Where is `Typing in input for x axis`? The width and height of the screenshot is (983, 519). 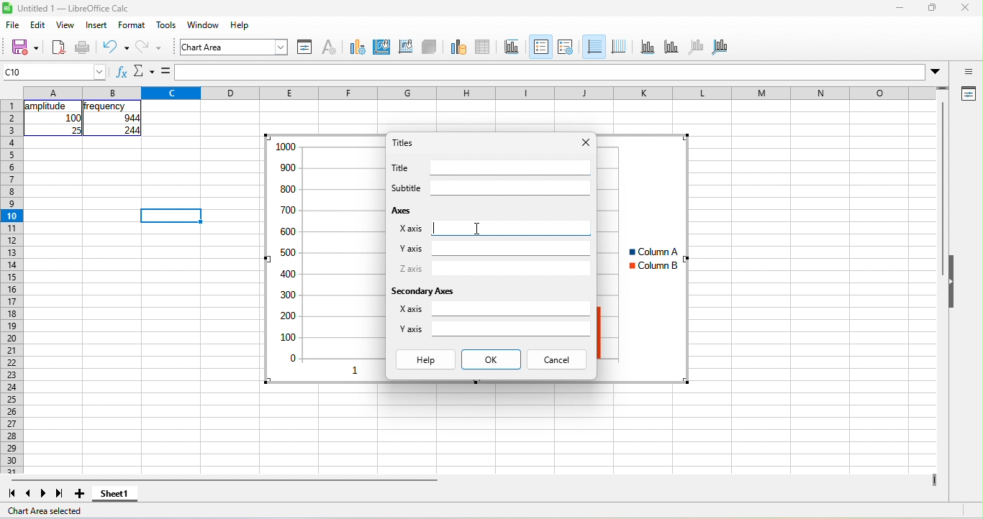
Typing in input for x axis is located at coordinates (511, 228).